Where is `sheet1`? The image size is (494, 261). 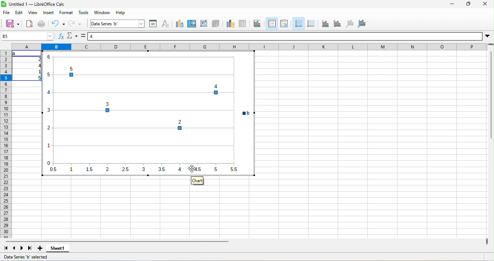 sheet1 is located at coordinates (58, 248).